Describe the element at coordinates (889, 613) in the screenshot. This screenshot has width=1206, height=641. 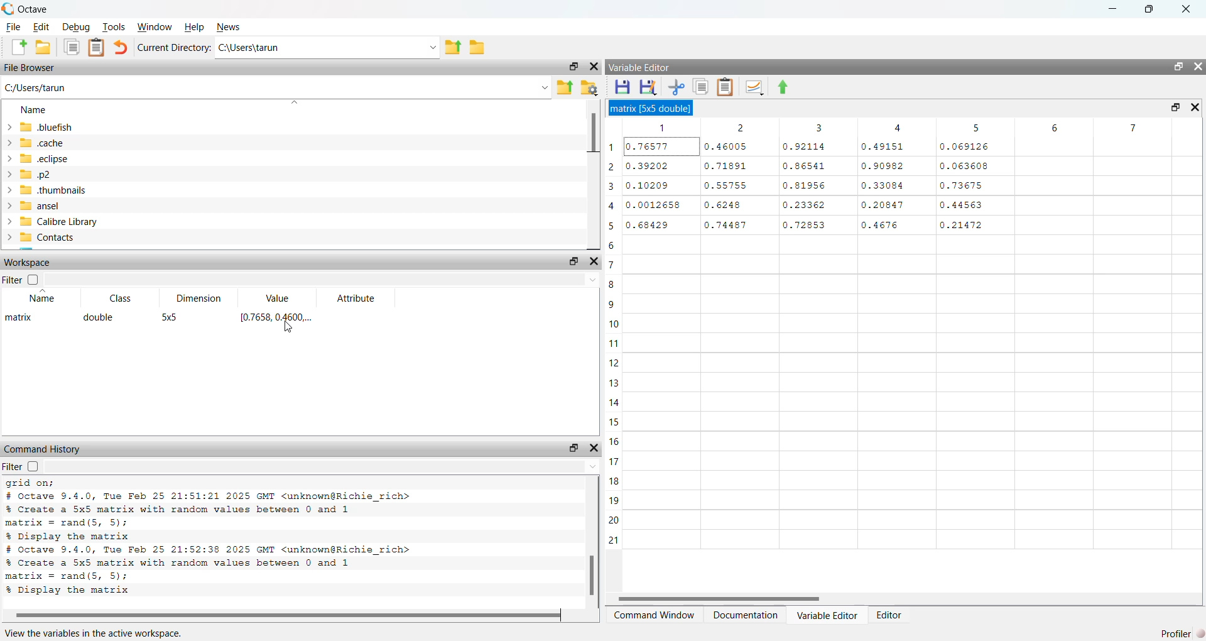
I see `Editor` at that location.